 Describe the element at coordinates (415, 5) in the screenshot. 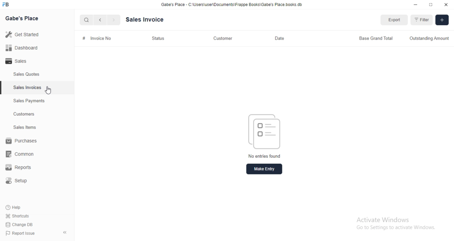

I see `Minimize` at that location.